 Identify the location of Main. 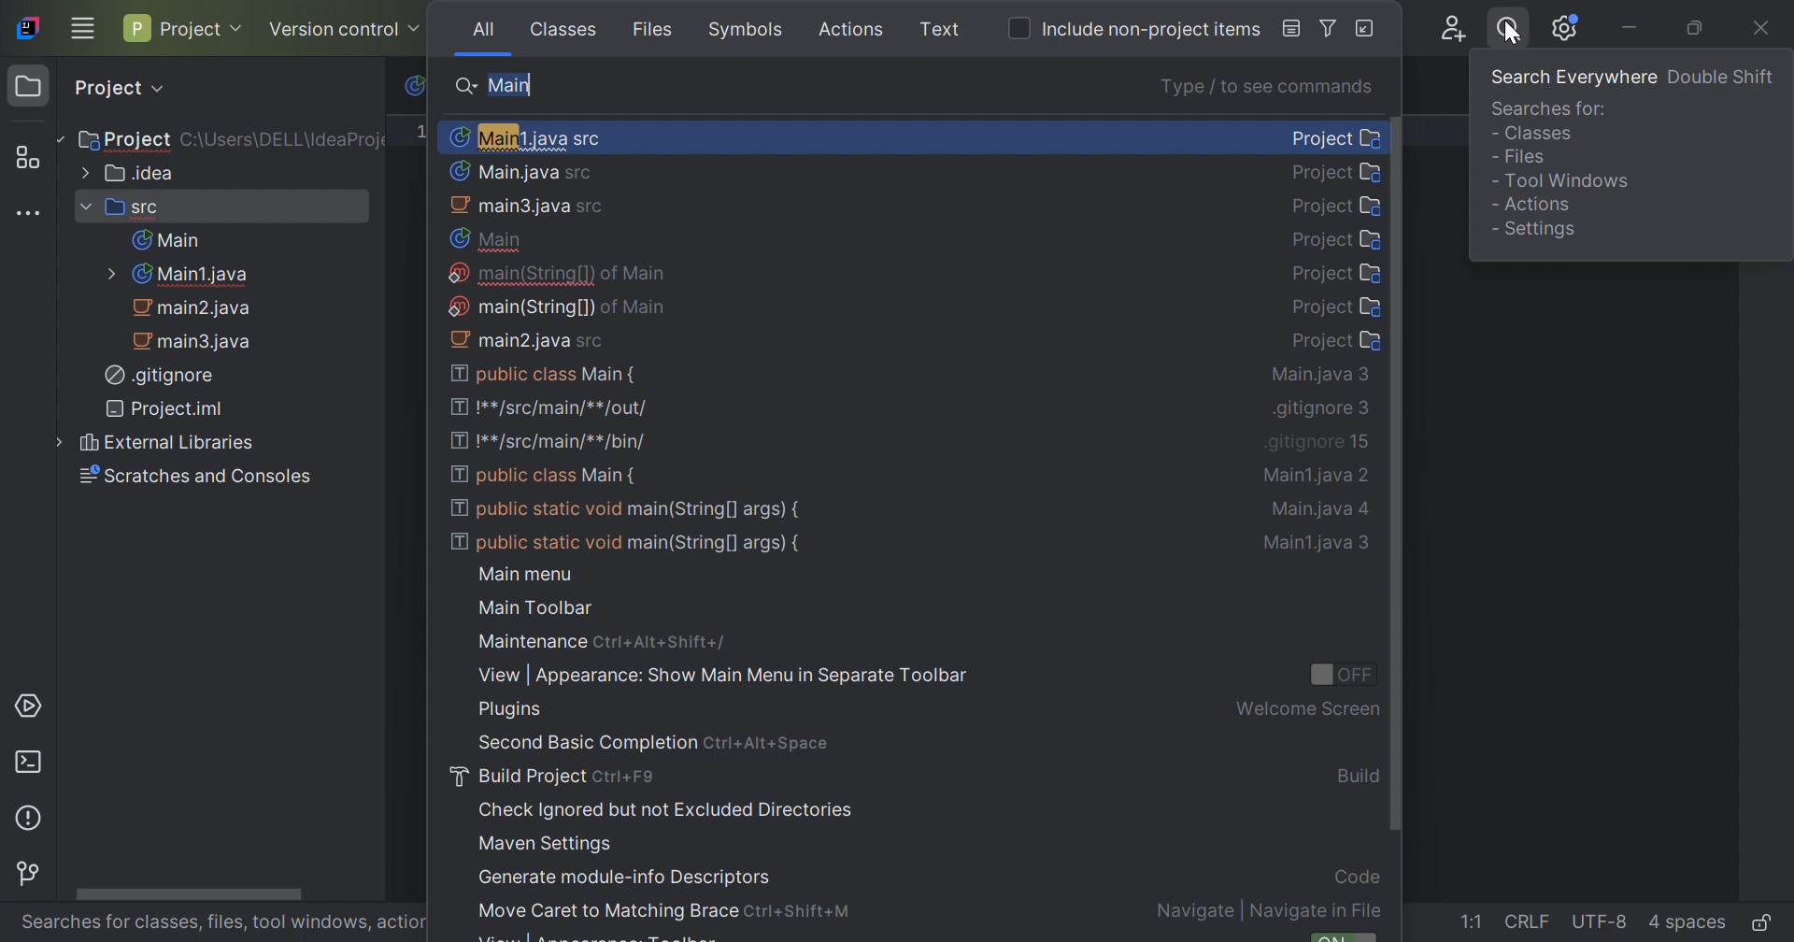
(511, 83).